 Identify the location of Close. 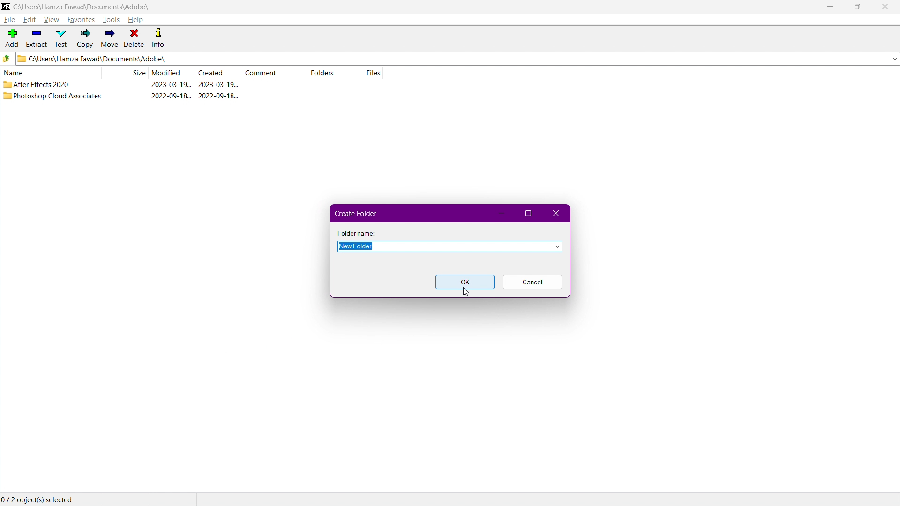
(556, 213).